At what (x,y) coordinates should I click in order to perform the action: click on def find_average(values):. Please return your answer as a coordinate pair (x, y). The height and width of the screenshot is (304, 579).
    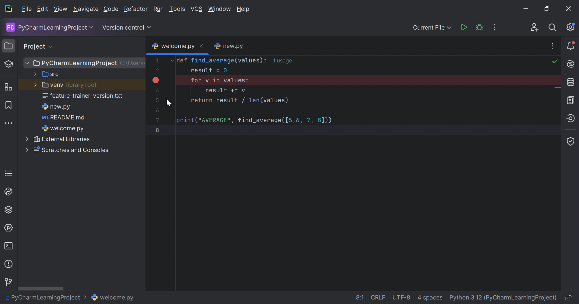
    Looking at the image, I should click on (218, 61).